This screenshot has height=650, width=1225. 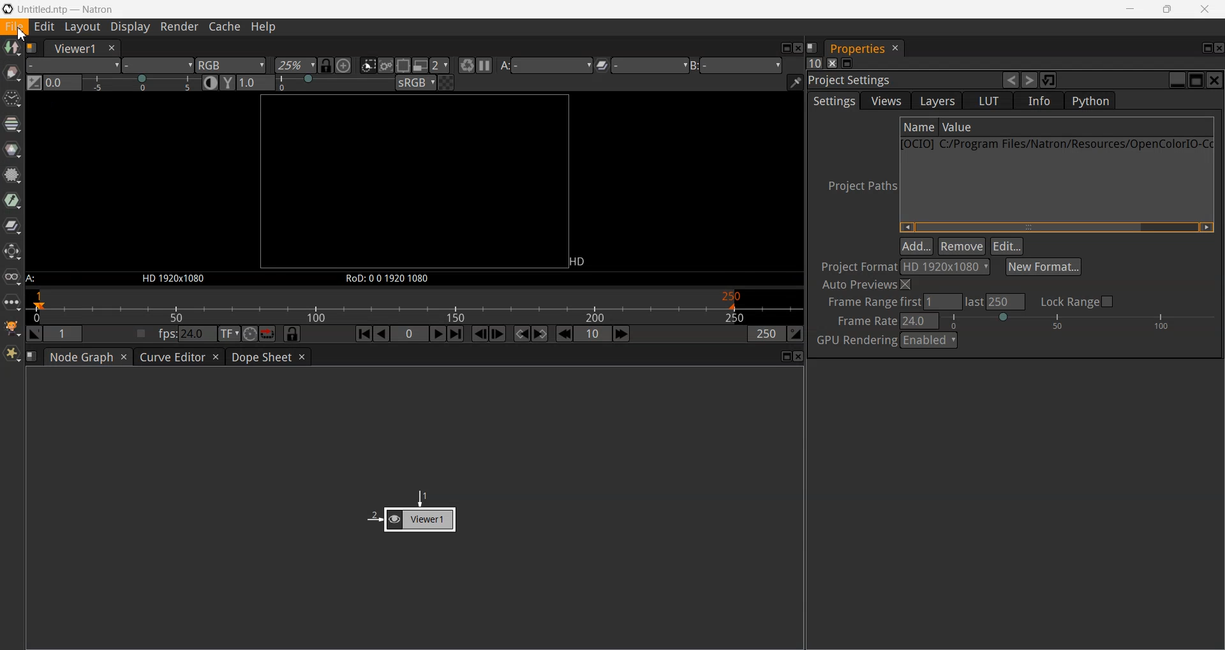 I want to click on Help, so click(x=263, y=27).